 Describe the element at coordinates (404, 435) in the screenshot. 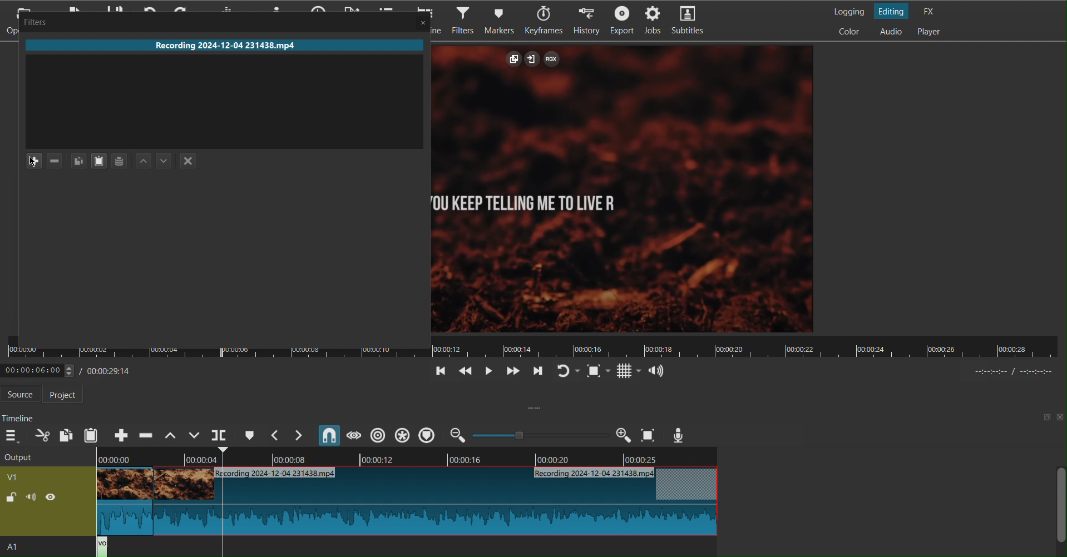

I see `Ripple` at that location.